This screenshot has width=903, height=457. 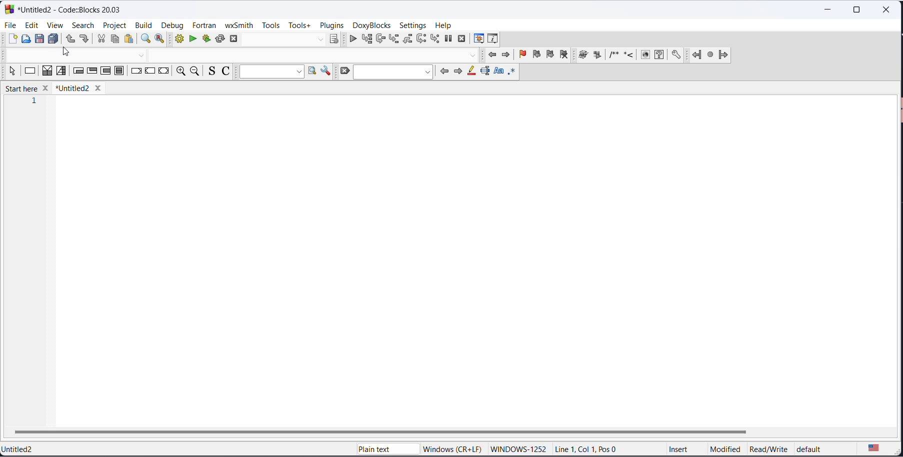 What do you see at coordinates (629, 56) in the screenshot?
I see `insert line` at bounding box center [629, 56].